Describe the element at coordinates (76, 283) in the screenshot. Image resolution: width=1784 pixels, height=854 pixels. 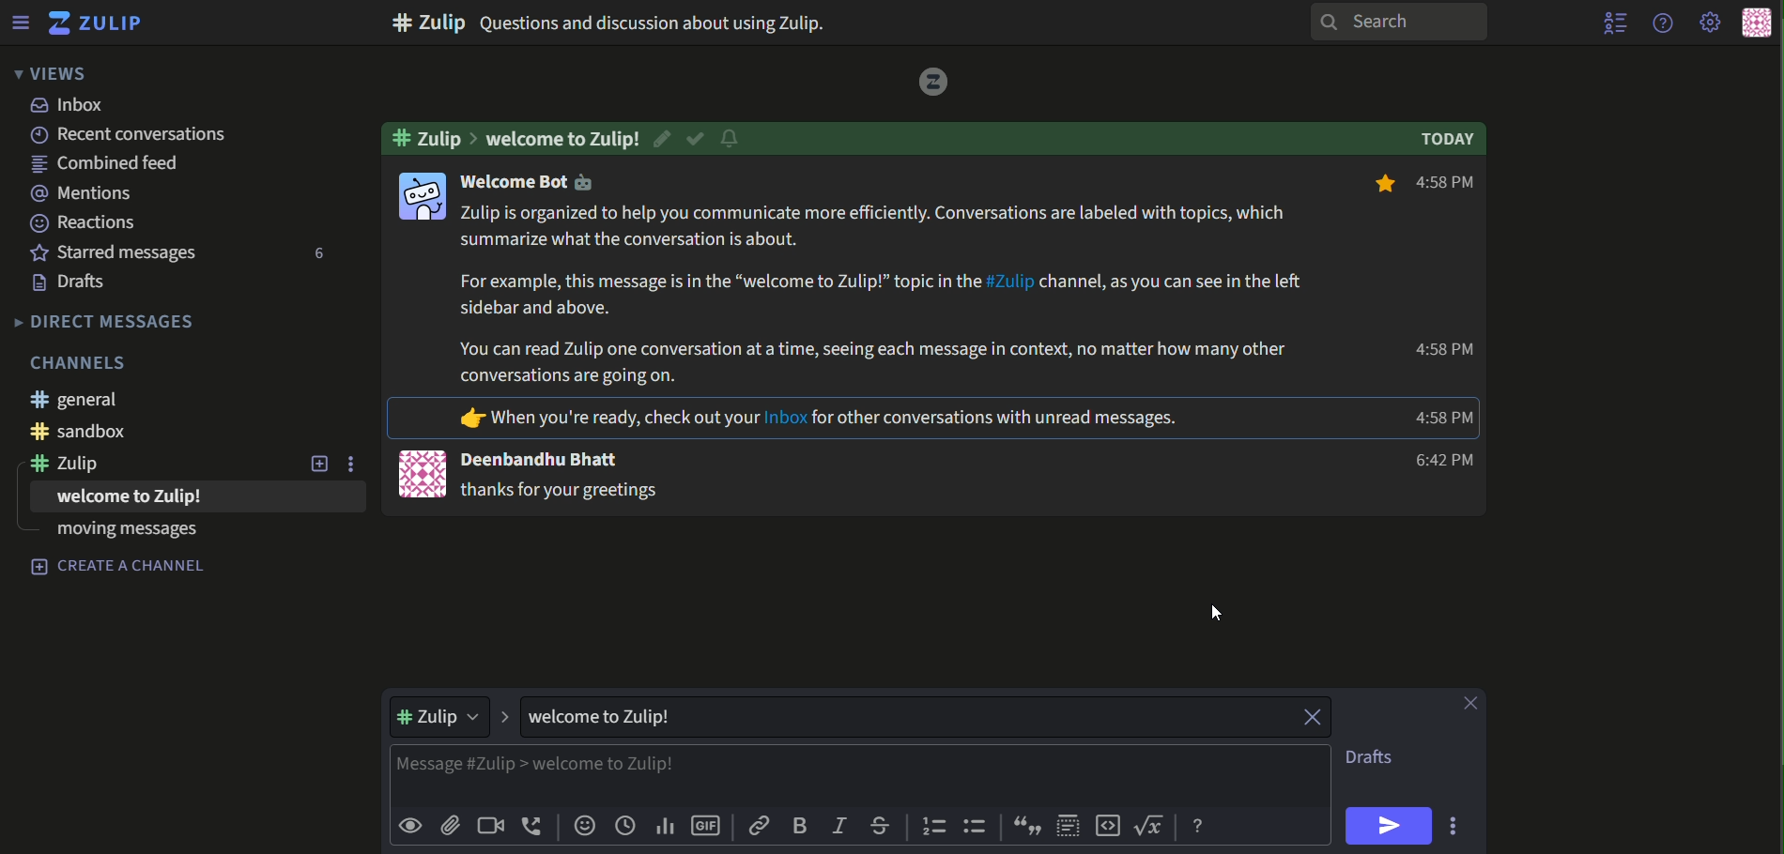
I see `text` at that location.